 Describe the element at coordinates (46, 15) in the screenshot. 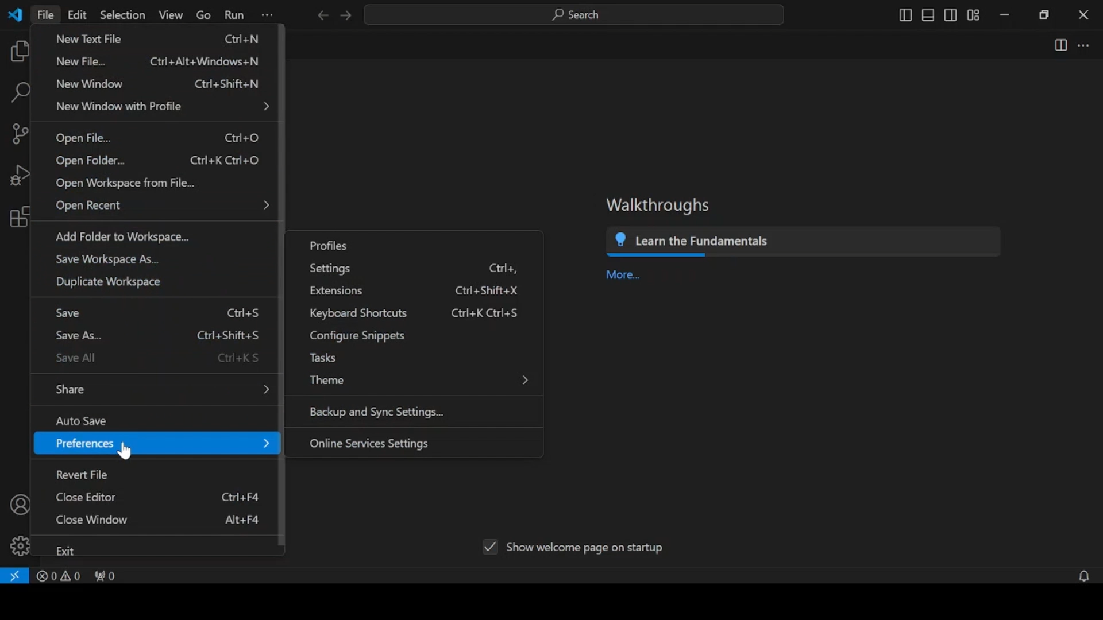

I see `file` at that location.